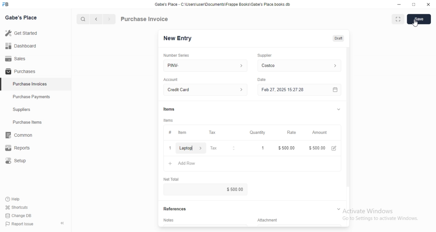 The height and width of the screenshot is (232, 436). I want to click on Items, so click(169, 109).